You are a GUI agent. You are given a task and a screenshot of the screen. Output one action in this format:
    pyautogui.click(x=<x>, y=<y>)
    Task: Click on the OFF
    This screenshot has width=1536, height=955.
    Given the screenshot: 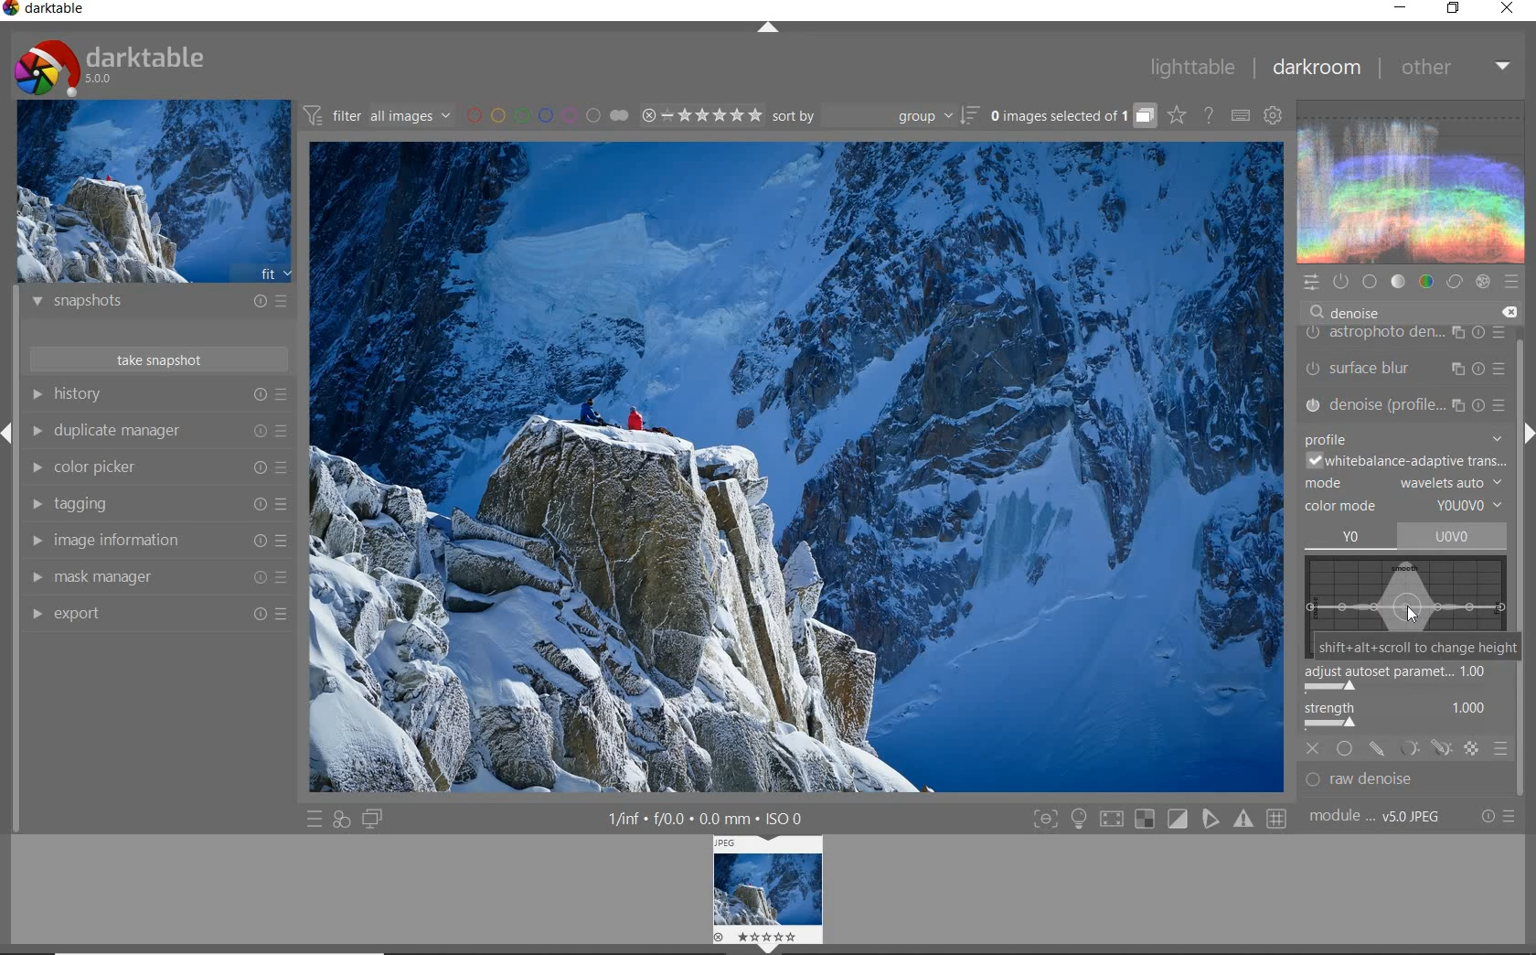 What is the action you would take?
    pyautogui.click(x=1314, y=747)
    